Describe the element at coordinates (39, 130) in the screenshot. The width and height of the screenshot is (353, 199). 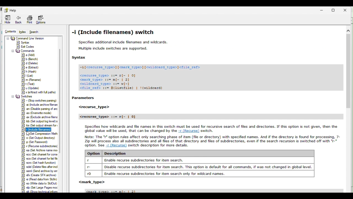
I see `Include file names` at that location.